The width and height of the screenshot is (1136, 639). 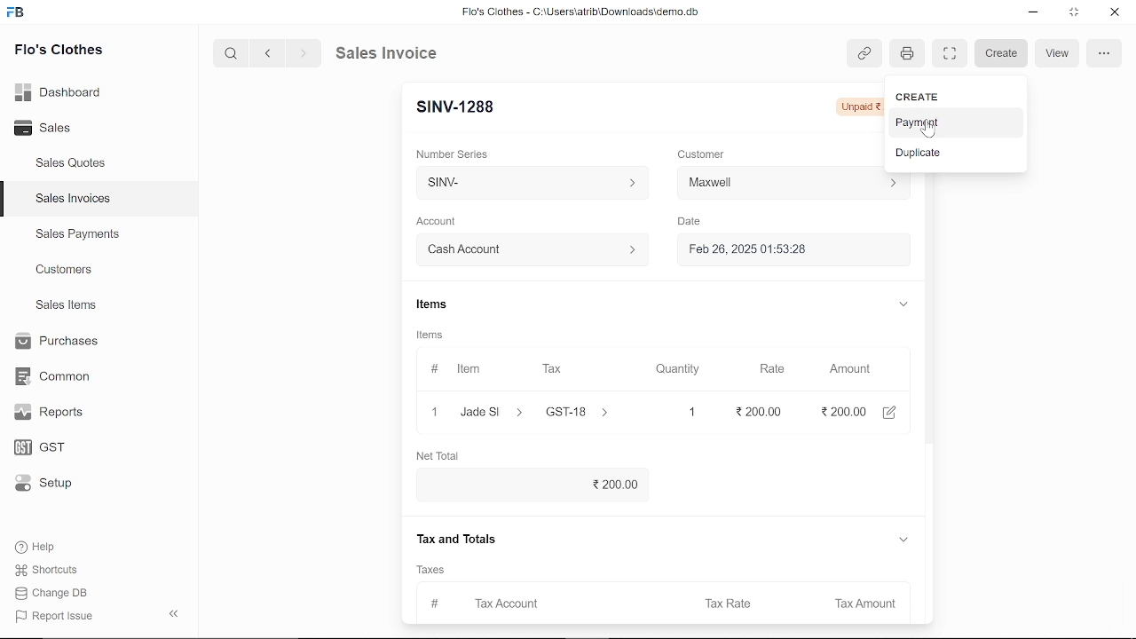 I want to click on hide, so click(x=175, y=611).